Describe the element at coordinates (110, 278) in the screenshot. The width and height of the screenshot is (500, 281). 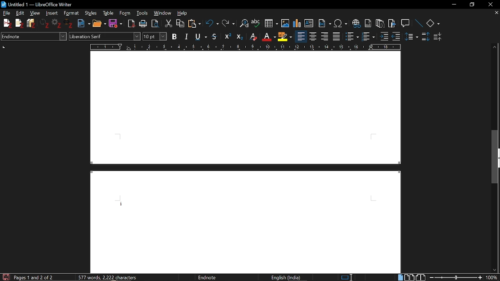
I see `577 Word, 2,222 characters` at that location.